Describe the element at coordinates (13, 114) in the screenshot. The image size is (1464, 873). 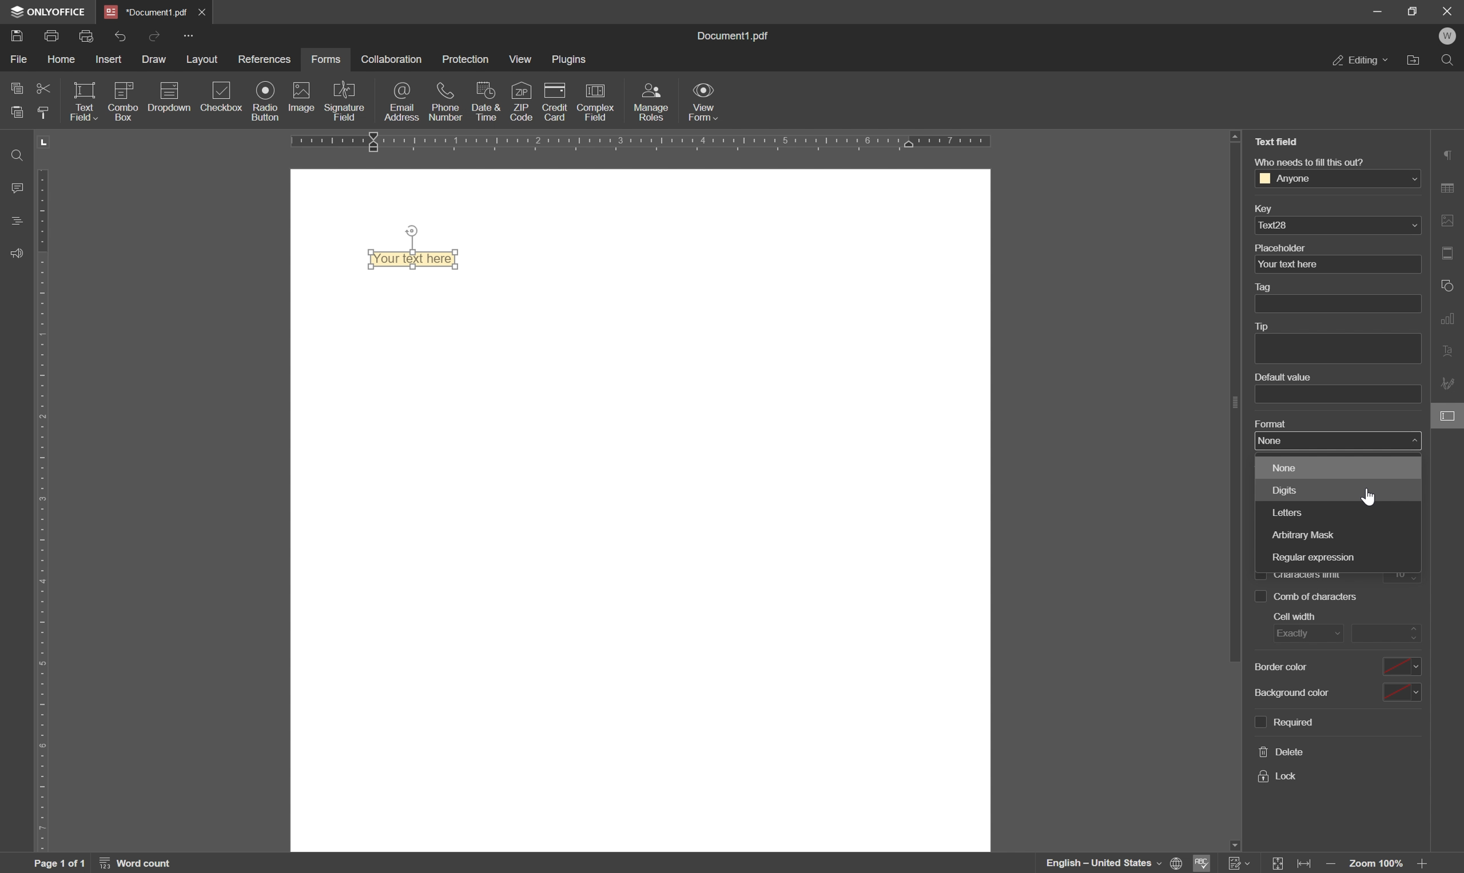
I see `paste` at that location.